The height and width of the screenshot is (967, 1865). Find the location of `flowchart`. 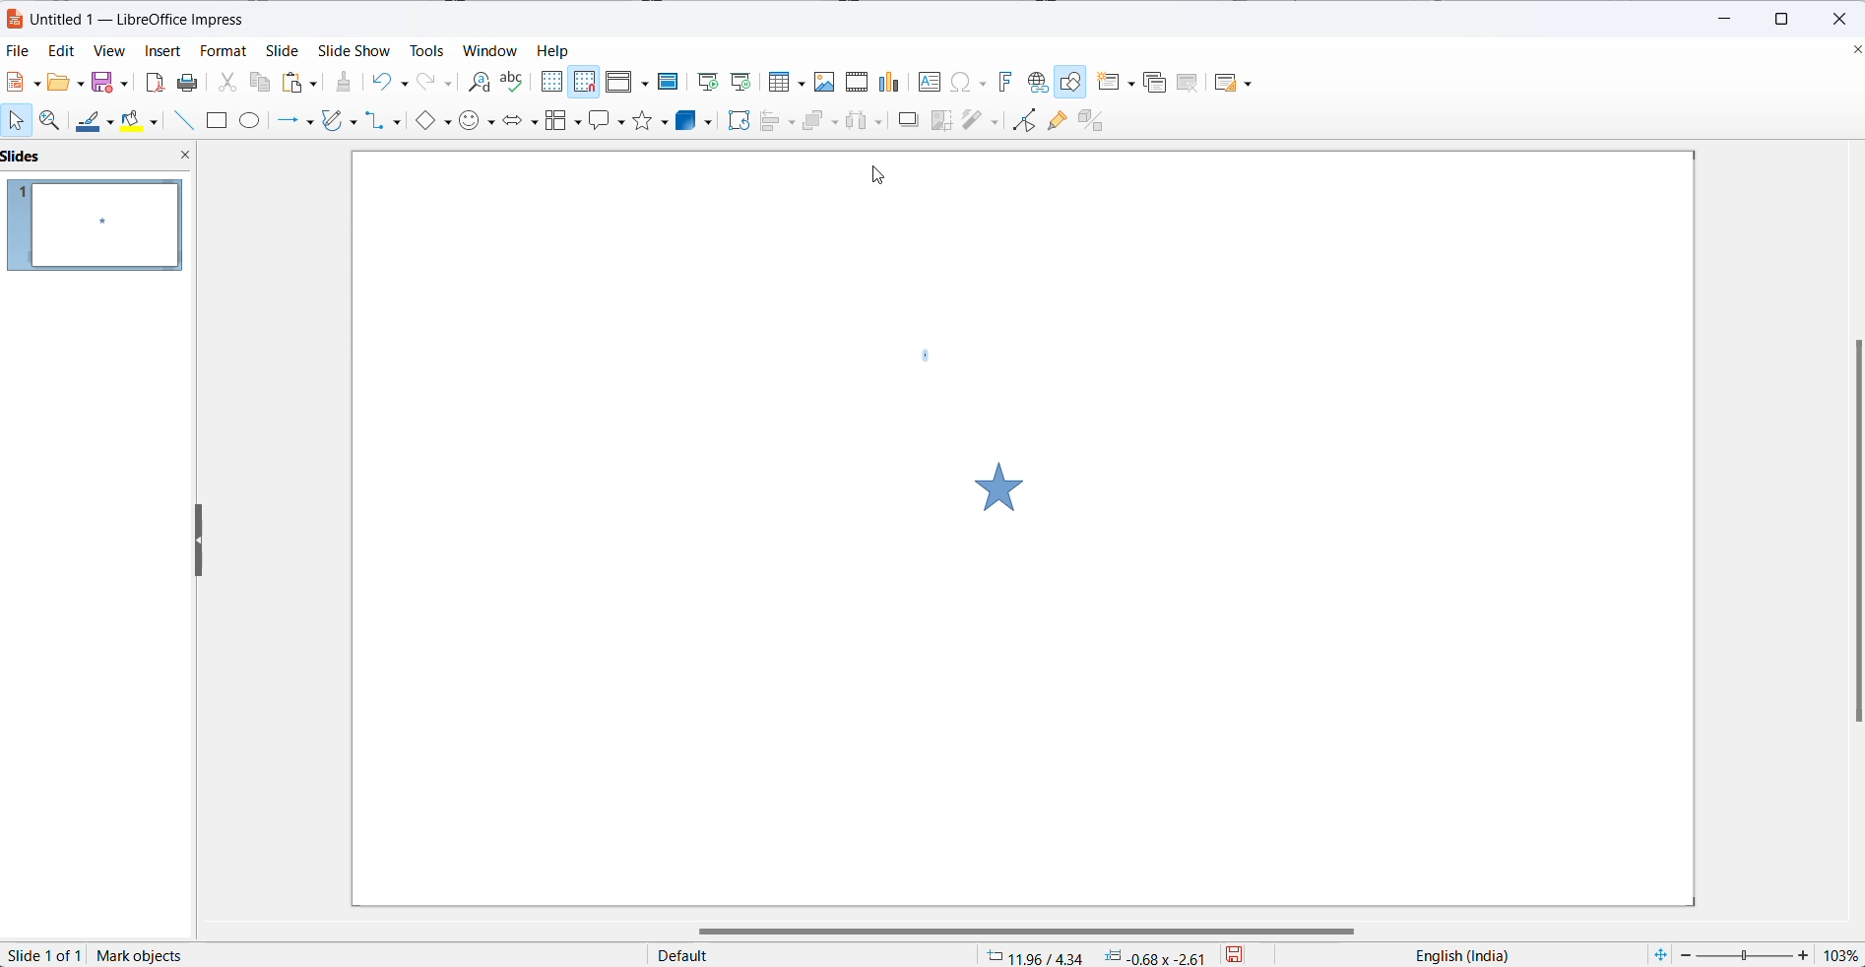

flowchart is located at coordinates (561, 121).